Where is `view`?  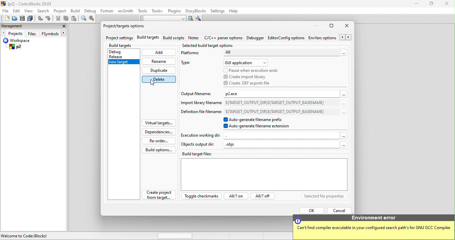
view is located at coordinates (29, 11).